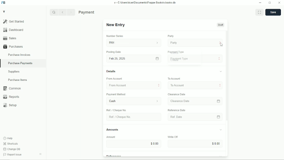 This screenshot has width=284, height=160. I want to click on Purchases, so click(23, 46).